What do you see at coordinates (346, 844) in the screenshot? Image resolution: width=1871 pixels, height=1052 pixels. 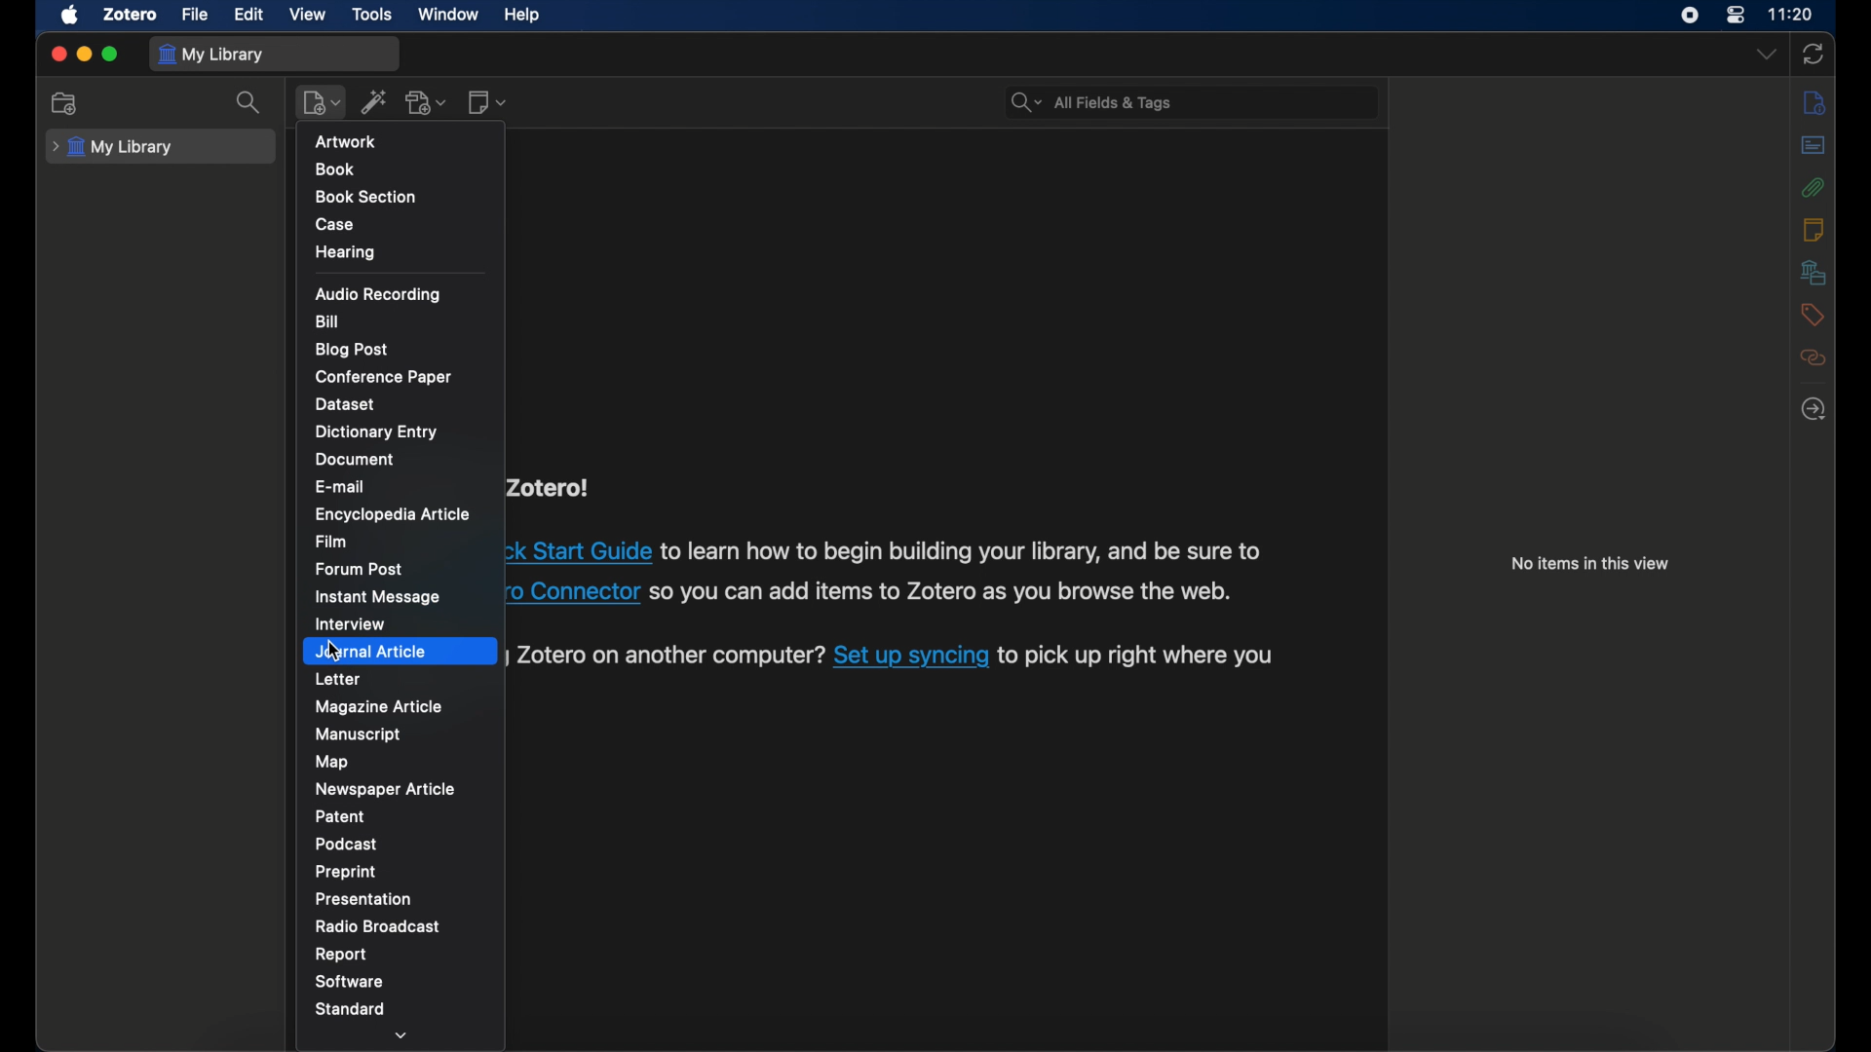 I see `podcast` at bounding box center [346, 844].